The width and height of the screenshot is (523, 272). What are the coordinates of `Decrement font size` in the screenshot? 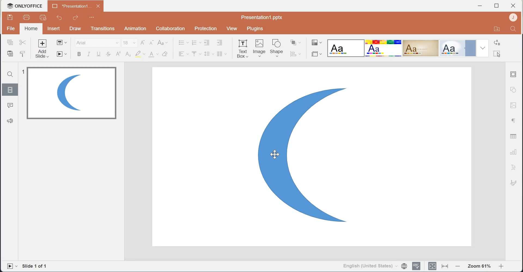 It's located at (152, 43).